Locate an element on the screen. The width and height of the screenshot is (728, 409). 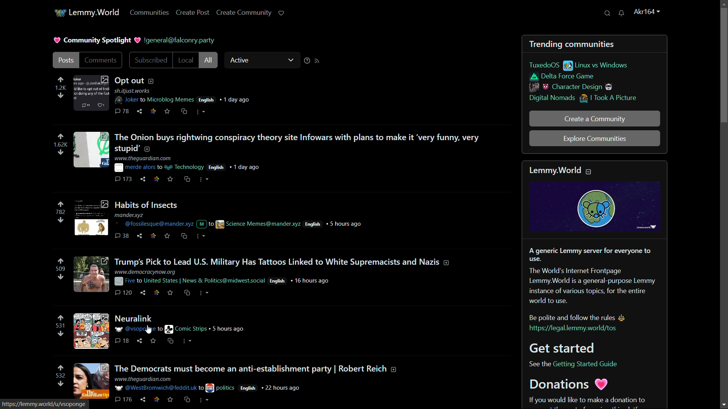
comments is located at coordinates (122, 342).